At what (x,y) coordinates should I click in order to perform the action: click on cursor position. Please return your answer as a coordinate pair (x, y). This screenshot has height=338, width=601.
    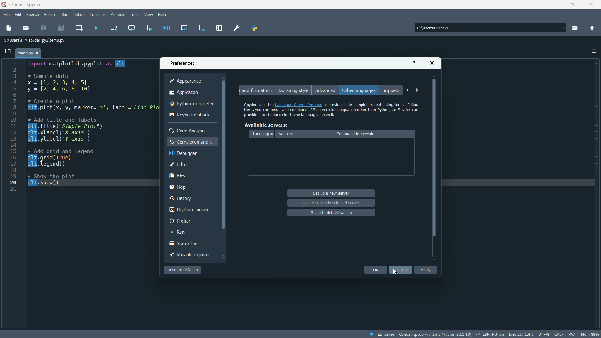
    Looking at the image, I should click on (521, 334).